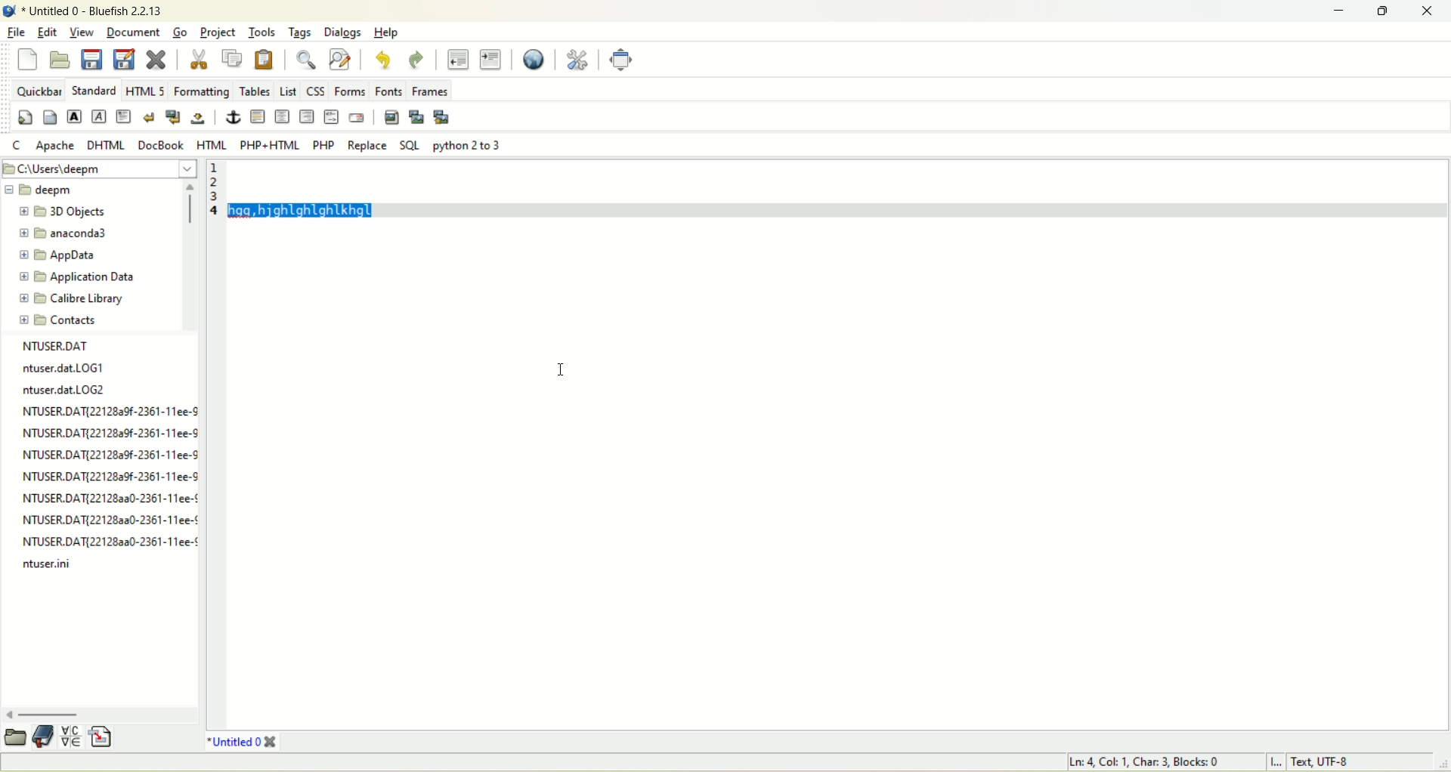 This screenshot has width=1451, height=772. I want to click on c, so click(18, 144).